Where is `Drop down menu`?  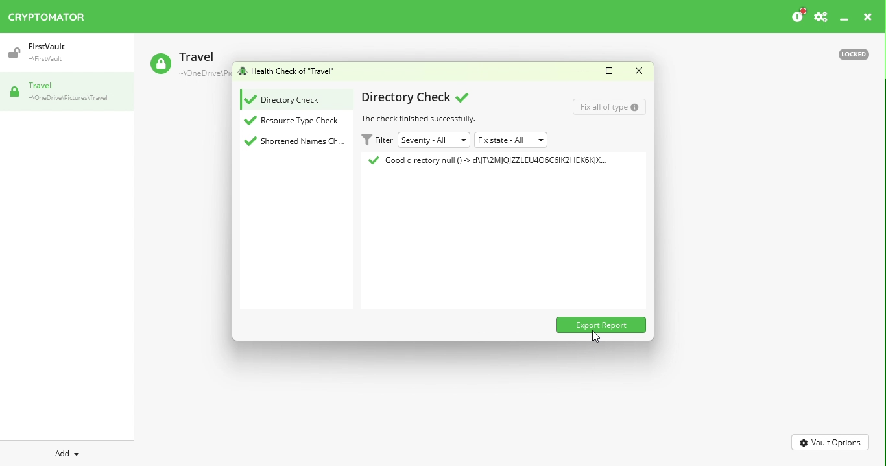
Drop down menu is located at coordinates (434, 140).